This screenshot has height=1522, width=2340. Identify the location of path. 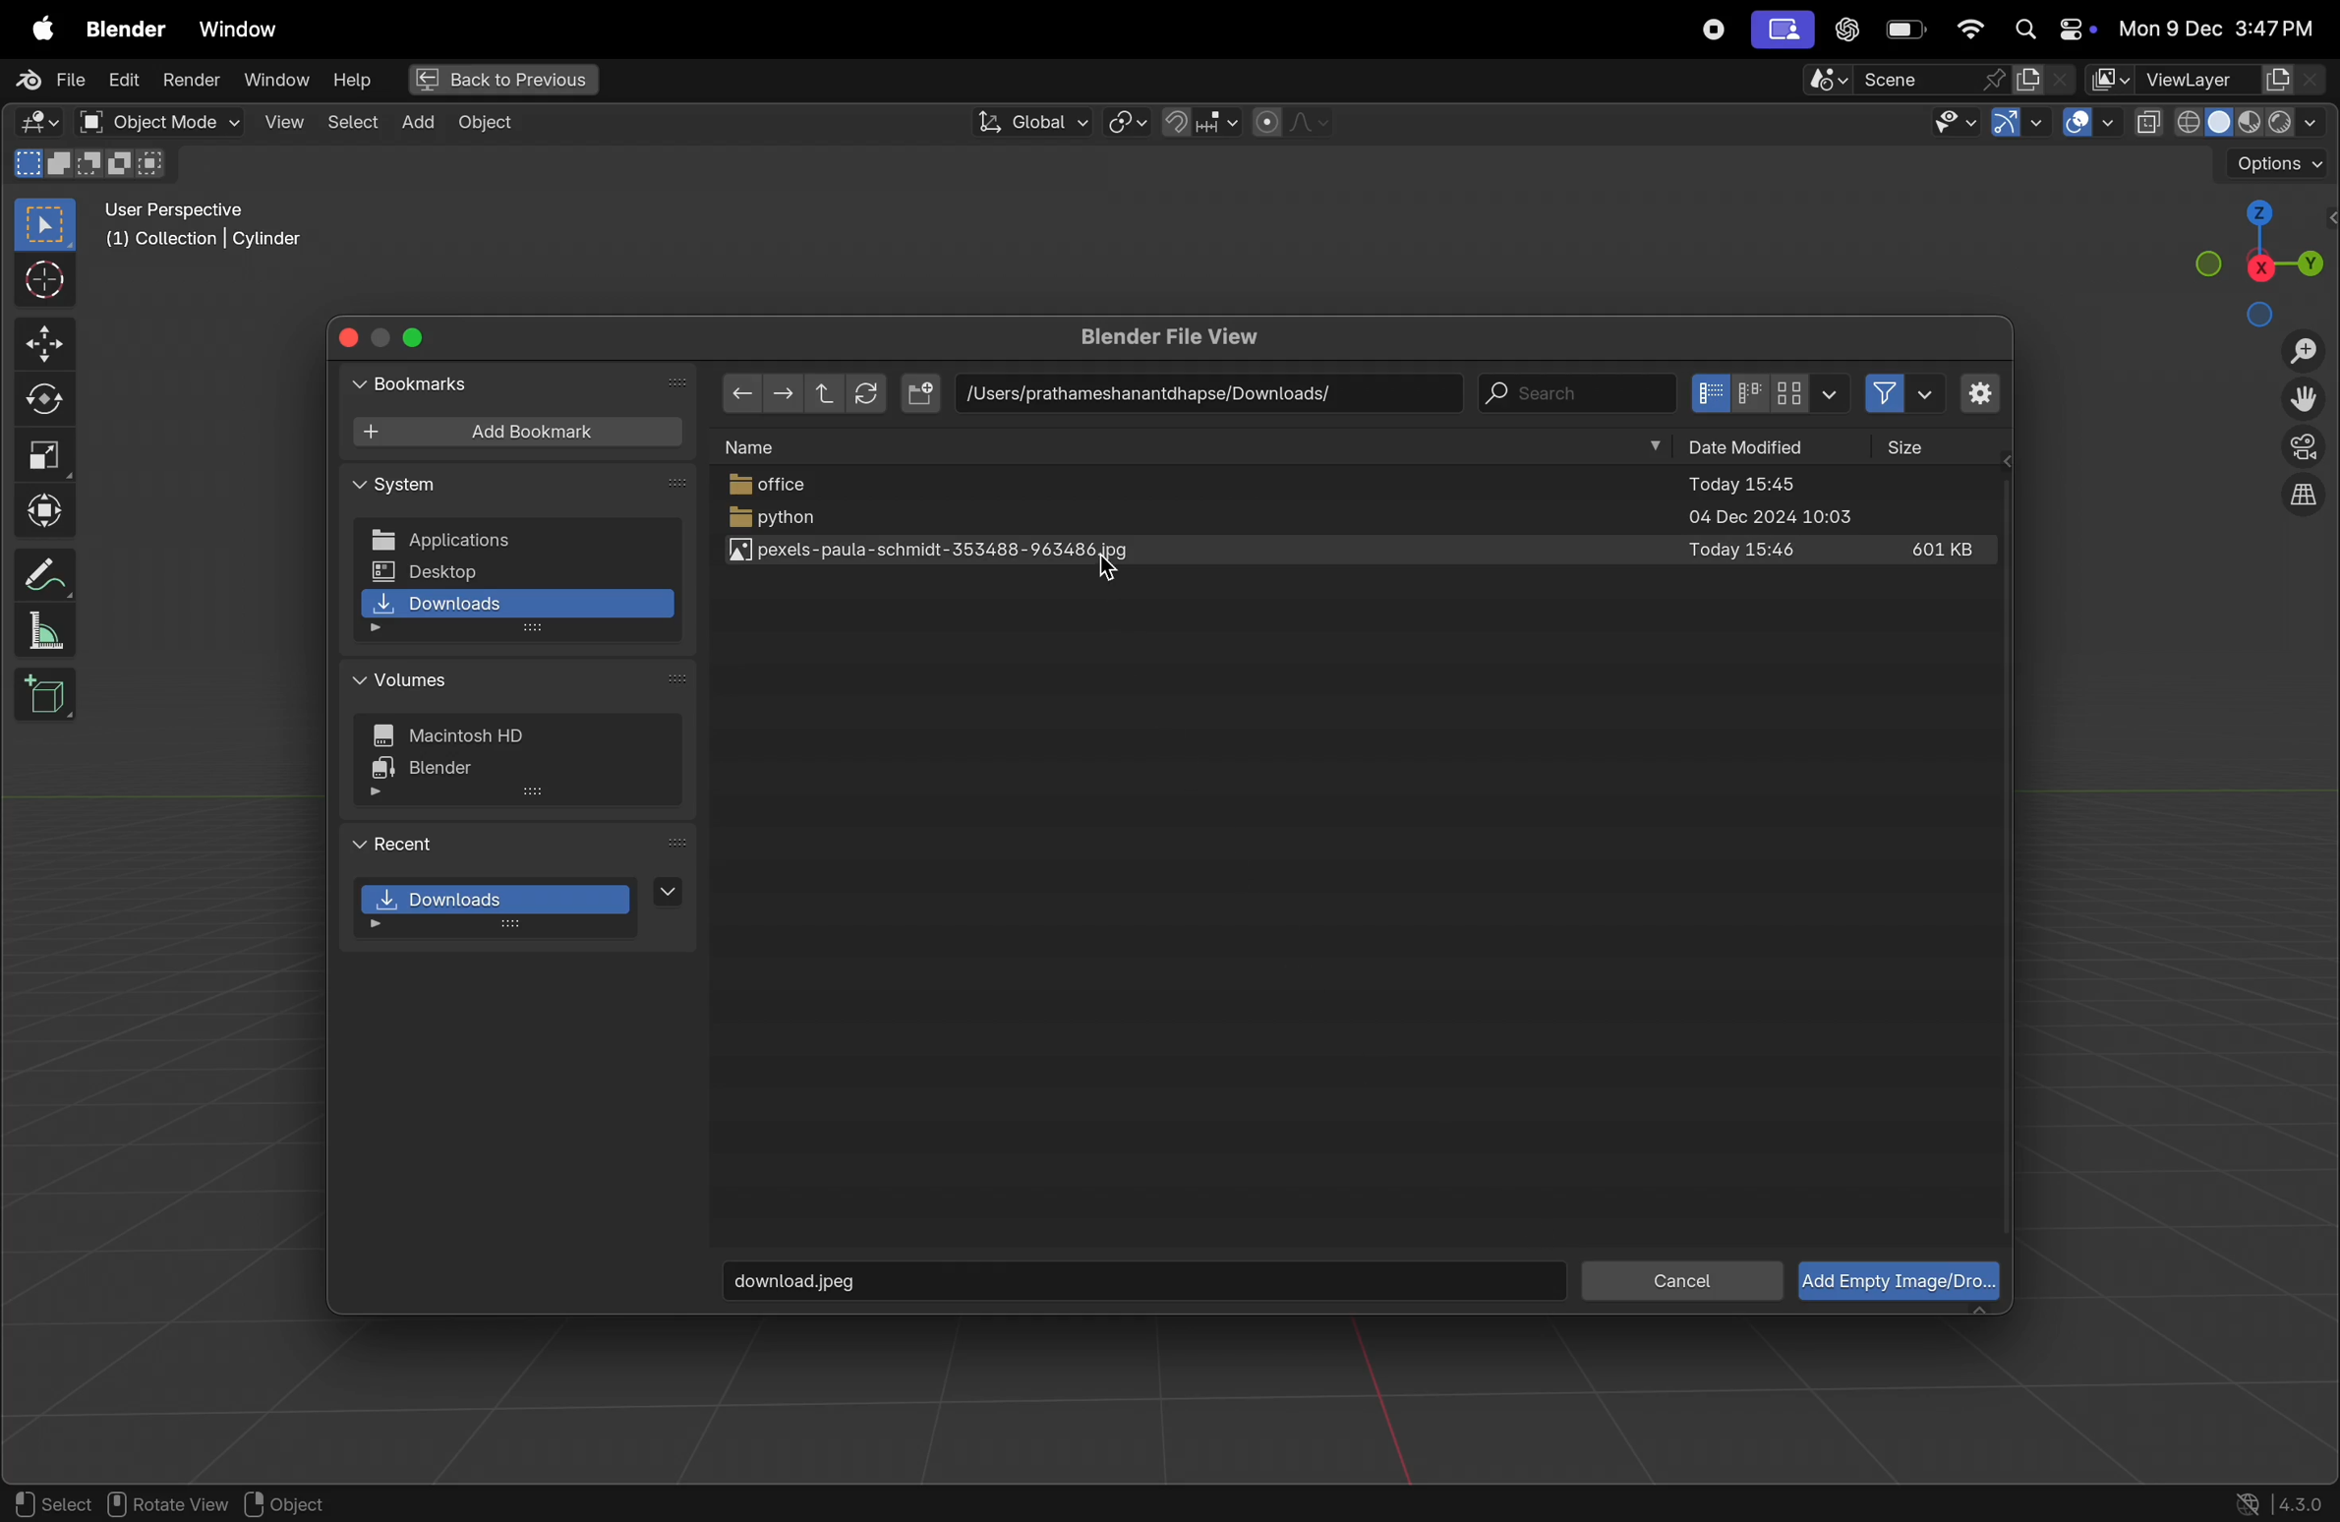
(1199, 390).